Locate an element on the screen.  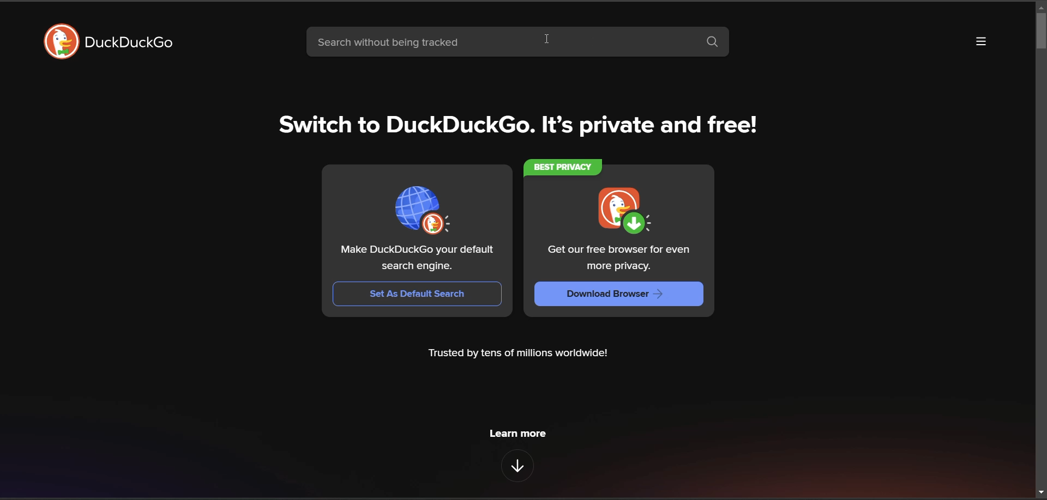
logo and title is located at coordinates (115, 43).